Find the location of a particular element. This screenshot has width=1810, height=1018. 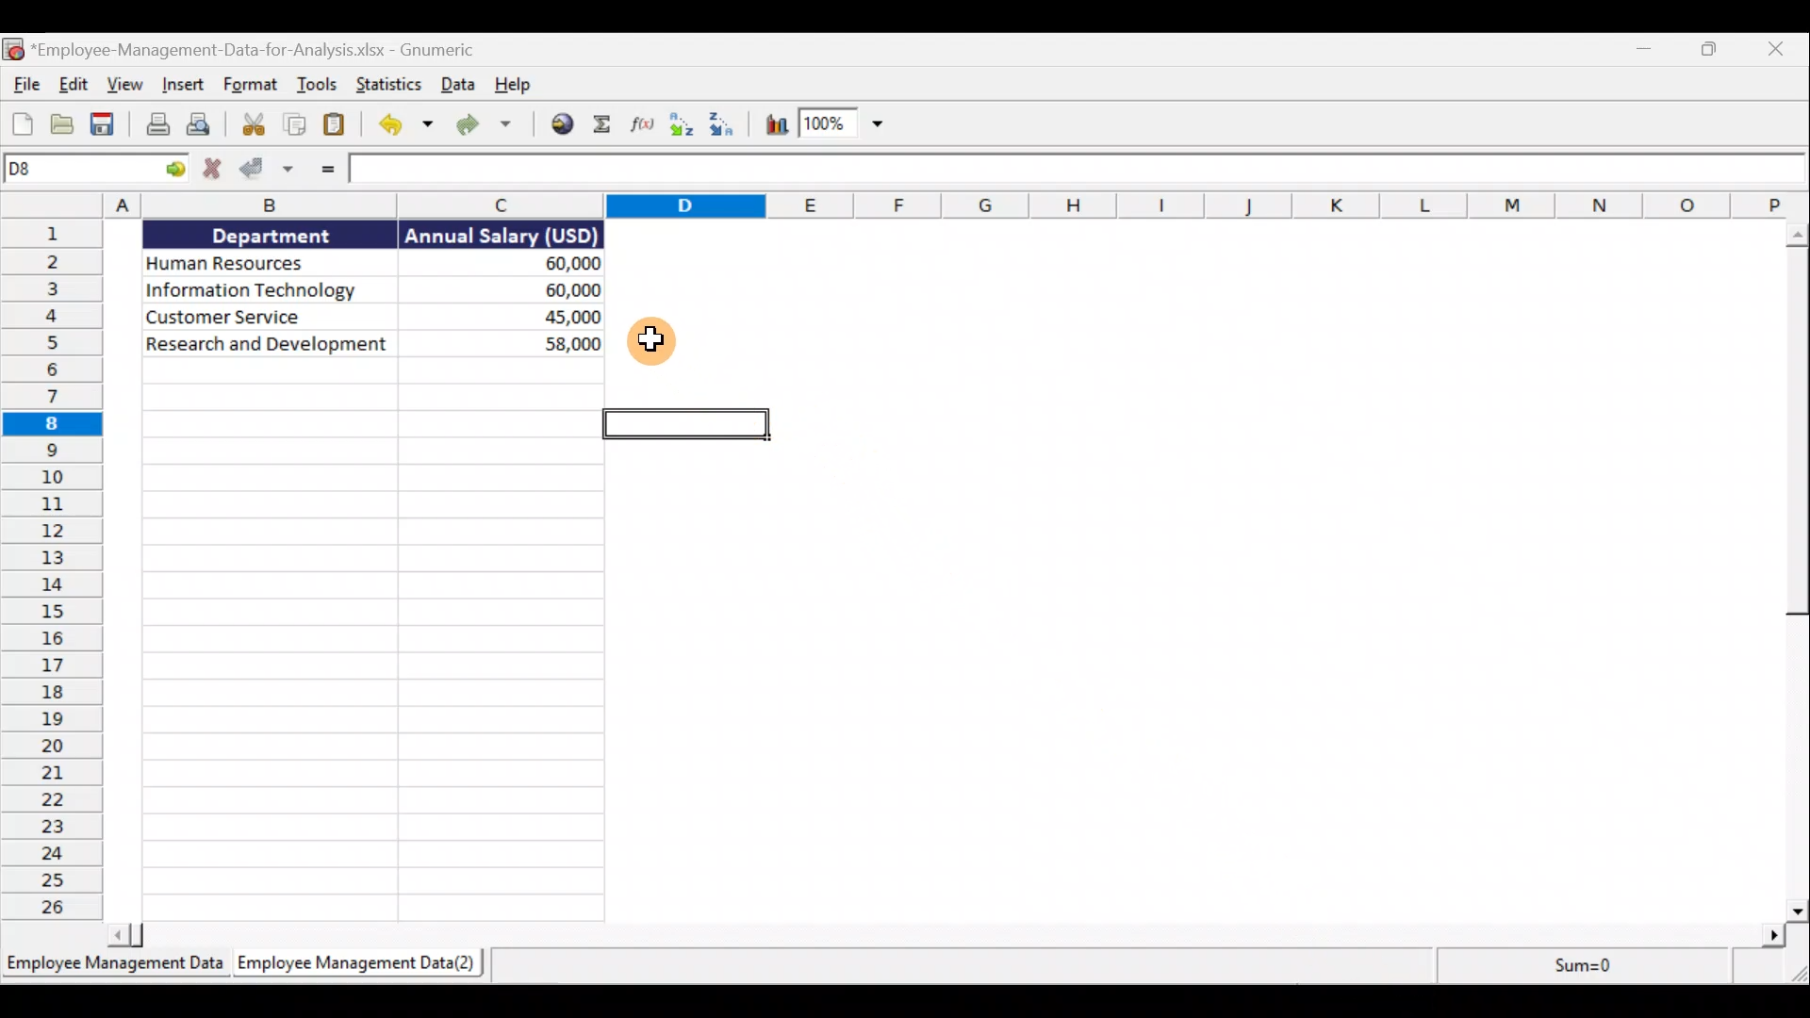

Copy selection is located at coordinates (290, 124).